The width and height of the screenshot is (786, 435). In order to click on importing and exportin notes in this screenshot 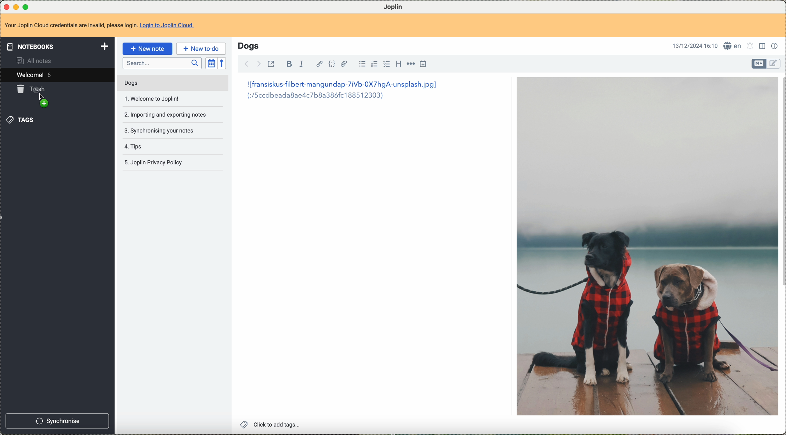, I will do `click(164, 115)`.